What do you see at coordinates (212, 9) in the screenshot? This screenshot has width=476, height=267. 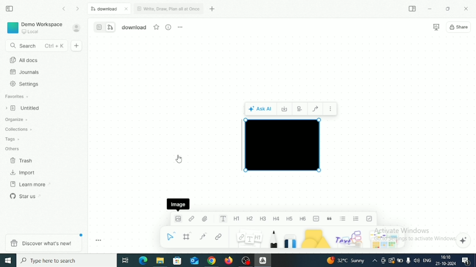 I see `New tab` at bounding box center [212, 9].